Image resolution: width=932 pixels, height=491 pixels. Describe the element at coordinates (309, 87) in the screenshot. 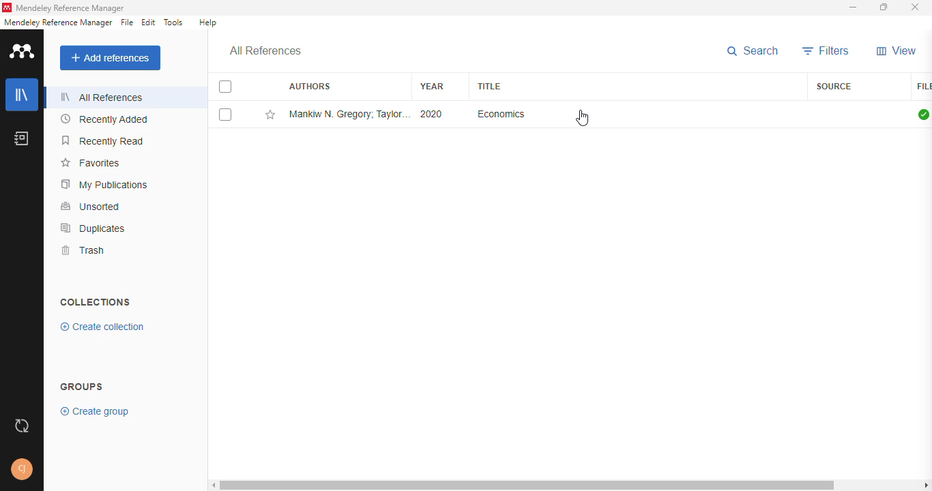

I see `authors` at that location.